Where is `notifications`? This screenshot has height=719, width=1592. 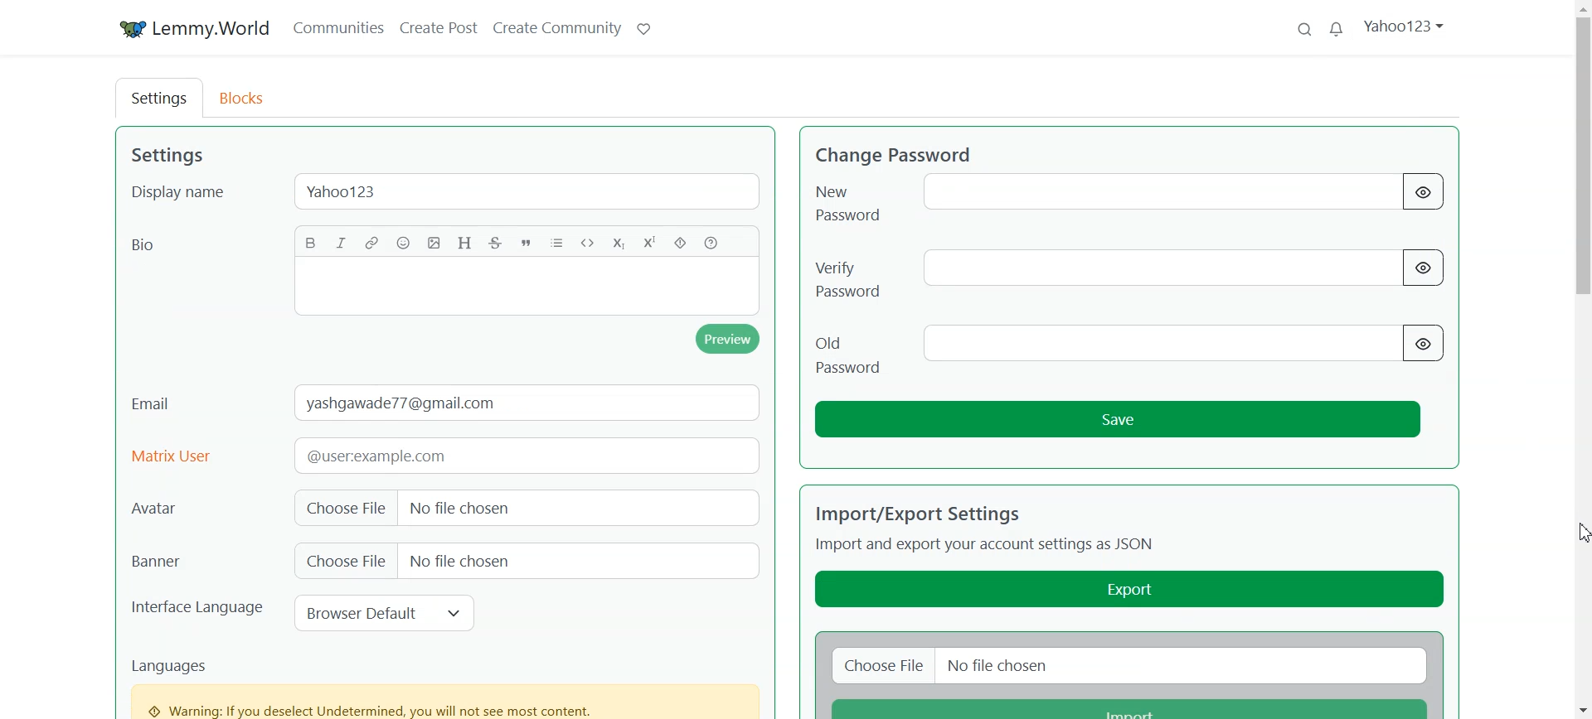 notifications is located at coordinates (1337, 31).